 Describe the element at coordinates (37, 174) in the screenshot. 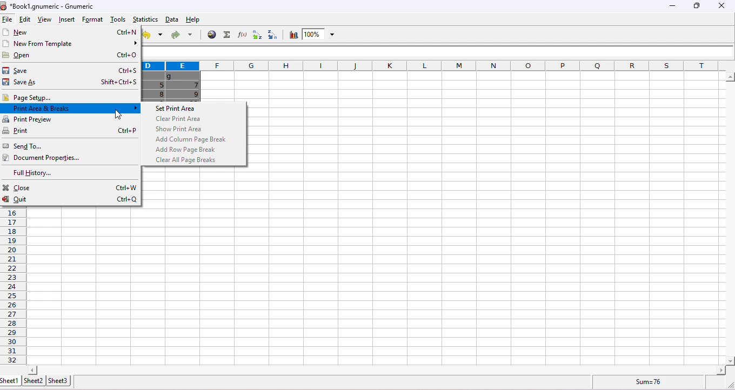

I see `full history` at that location.